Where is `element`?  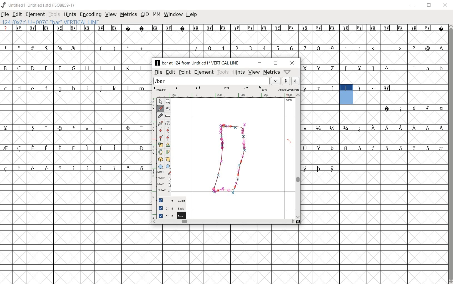 element is located at coordinates (204, 72).